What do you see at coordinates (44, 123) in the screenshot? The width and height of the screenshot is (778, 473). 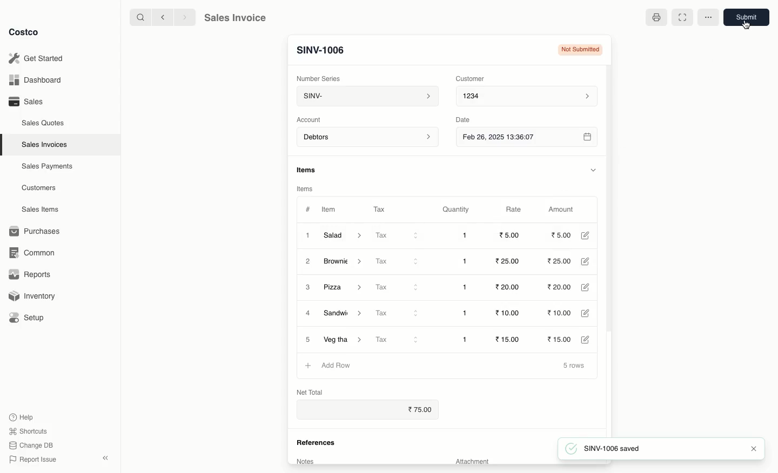 I see `Sales Quotes` at bounding box center [44, 123].